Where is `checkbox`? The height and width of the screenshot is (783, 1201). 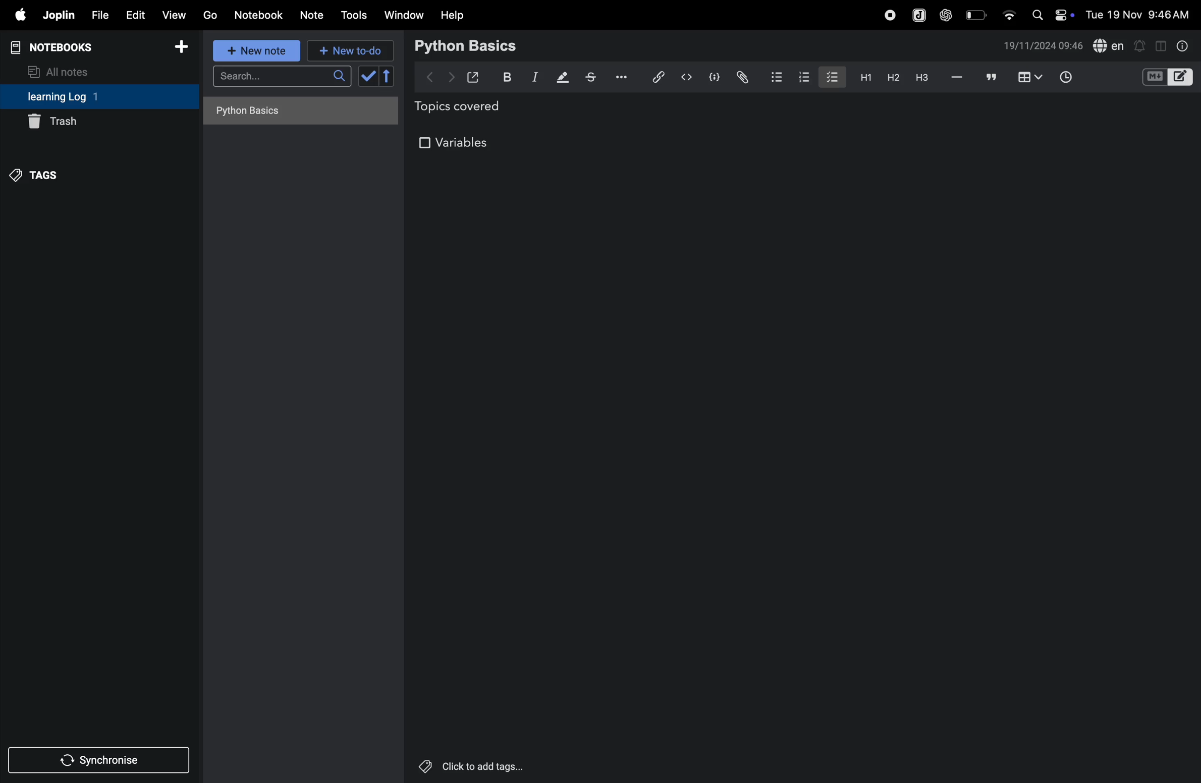
checkbox is located at coordinates (831, 76).